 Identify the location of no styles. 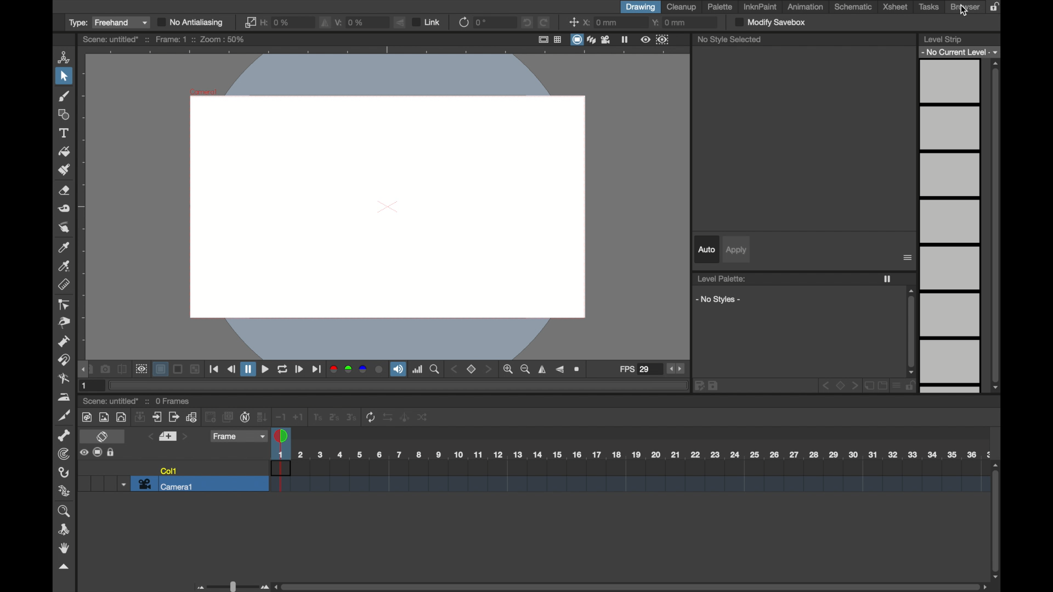
(719, 300).